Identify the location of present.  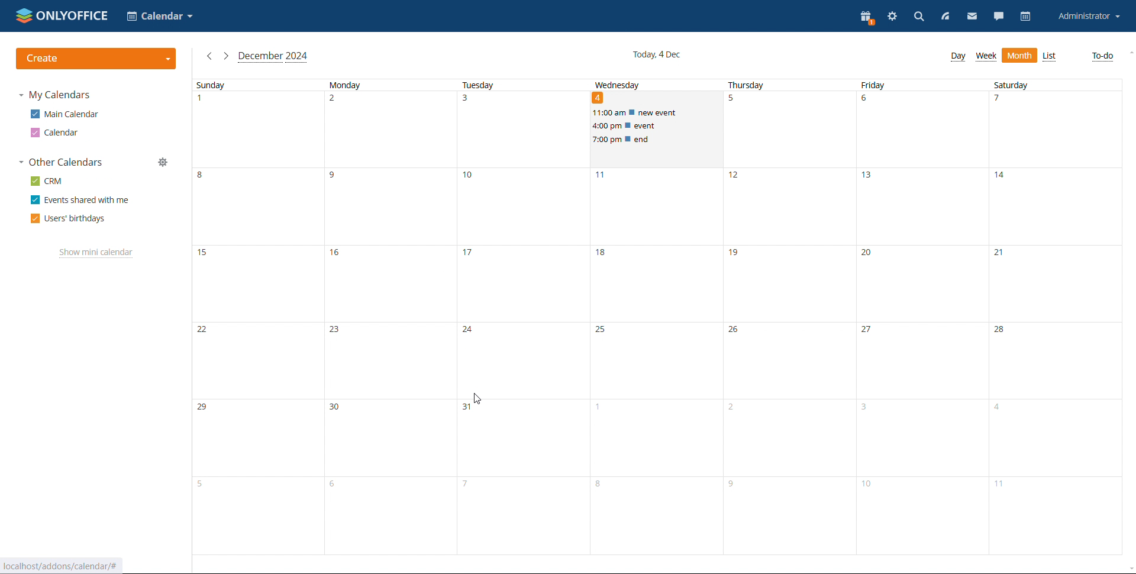
(866, 18).